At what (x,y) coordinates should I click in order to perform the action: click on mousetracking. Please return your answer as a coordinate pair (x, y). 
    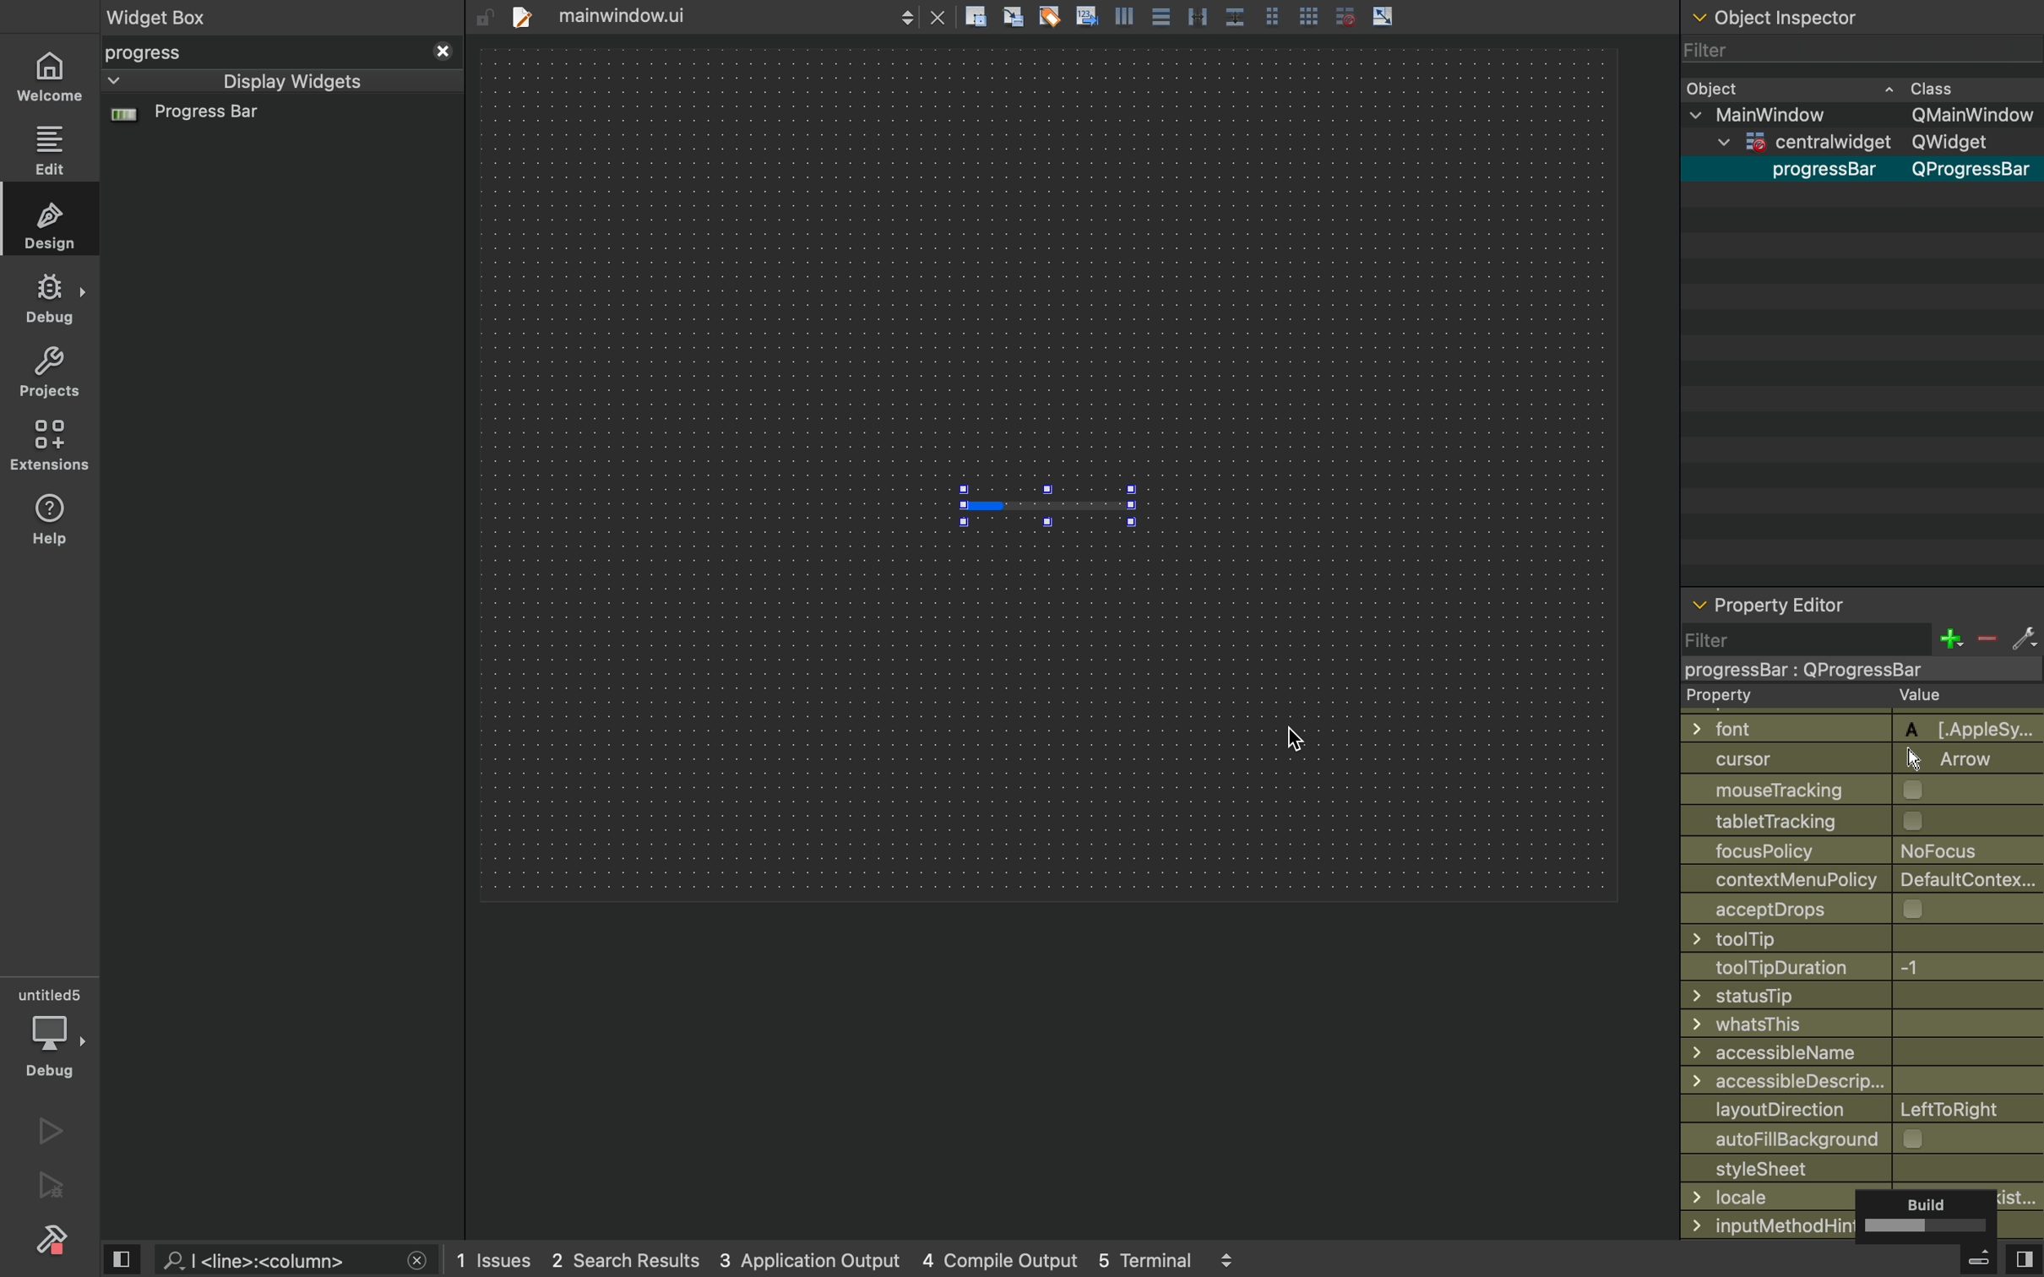
    Looking at the image, I should click on (1856, 791).